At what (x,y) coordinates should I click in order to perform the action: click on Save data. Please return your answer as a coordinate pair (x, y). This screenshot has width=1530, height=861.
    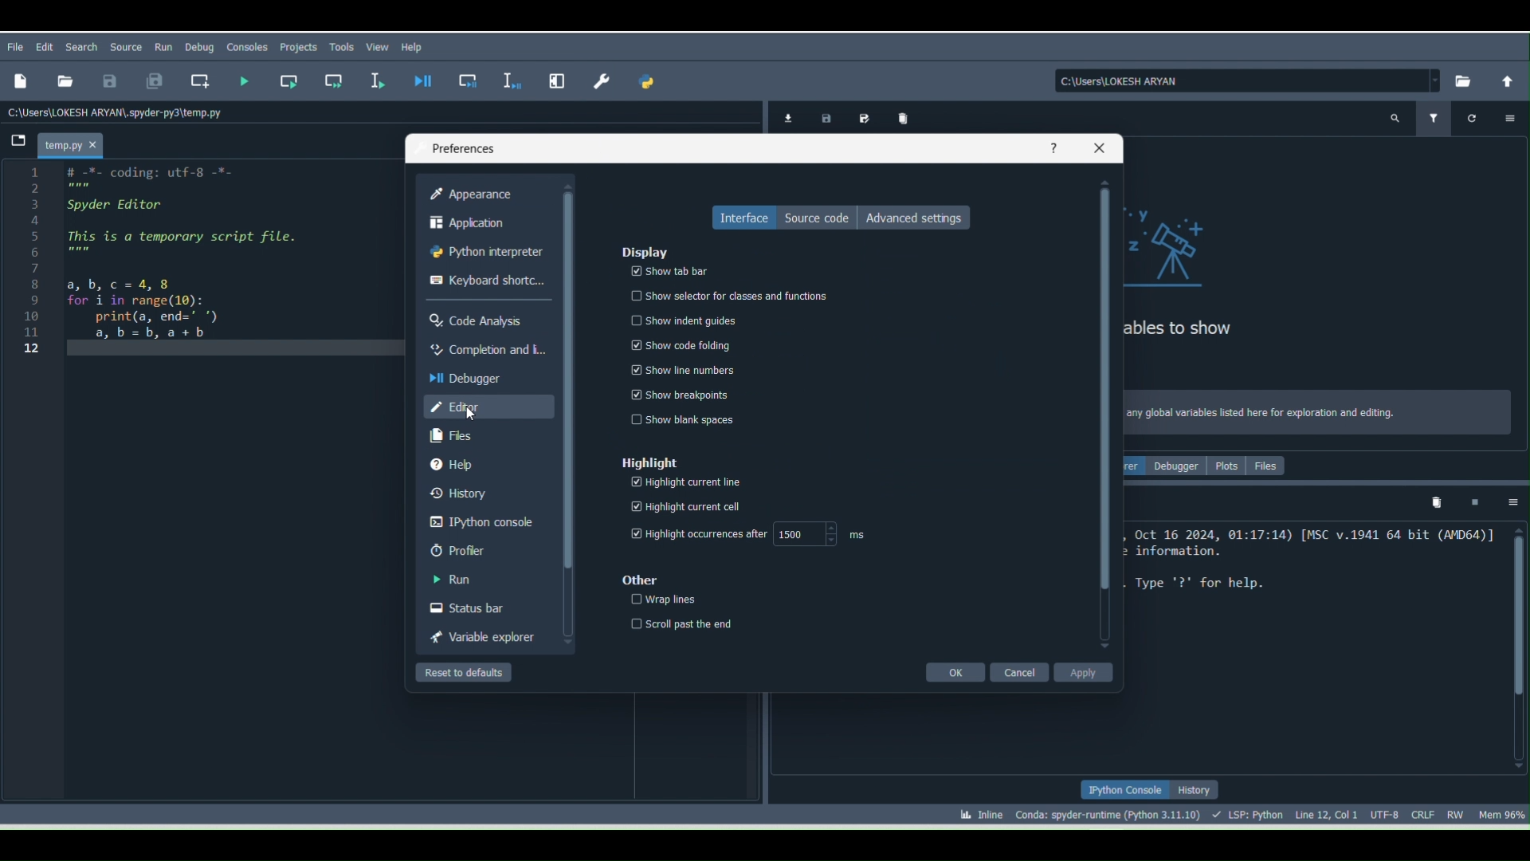
    Looking at the image, I should click on (823, 116).